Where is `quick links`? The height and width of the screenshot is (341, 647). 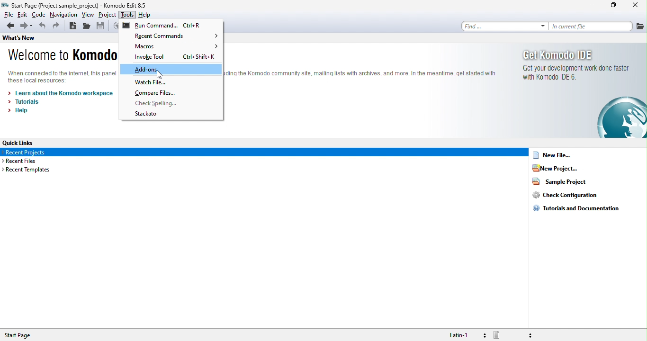
quick links is located at coordinates (19, 142).